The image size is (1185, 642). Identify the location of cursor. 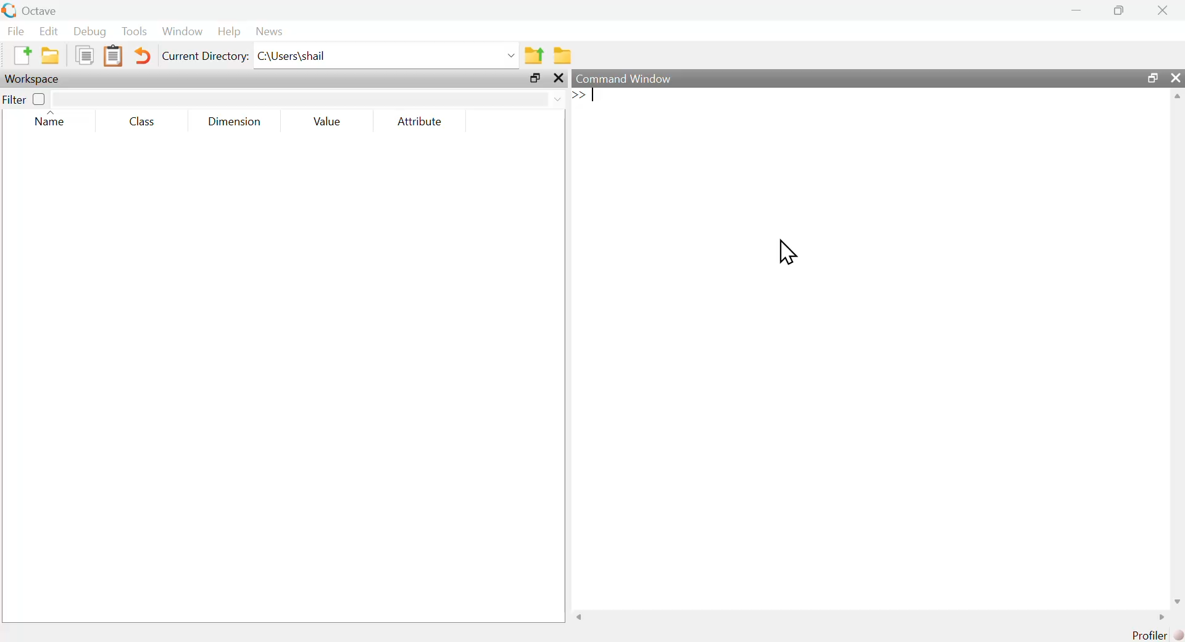
(786, 250).